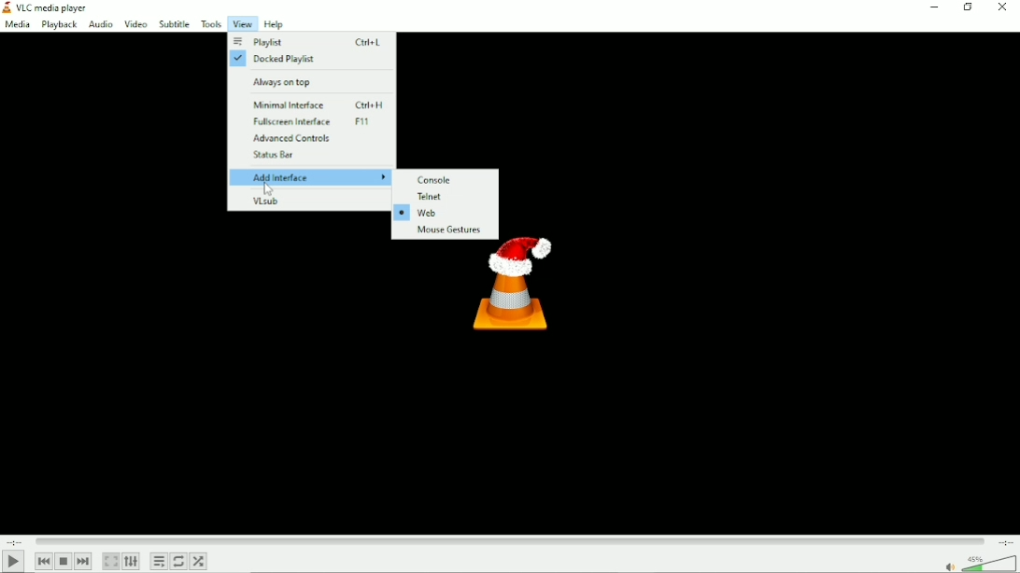  Describe the element at coordinates (270, 191) in the screenshot. I see `Cursor` at that location.